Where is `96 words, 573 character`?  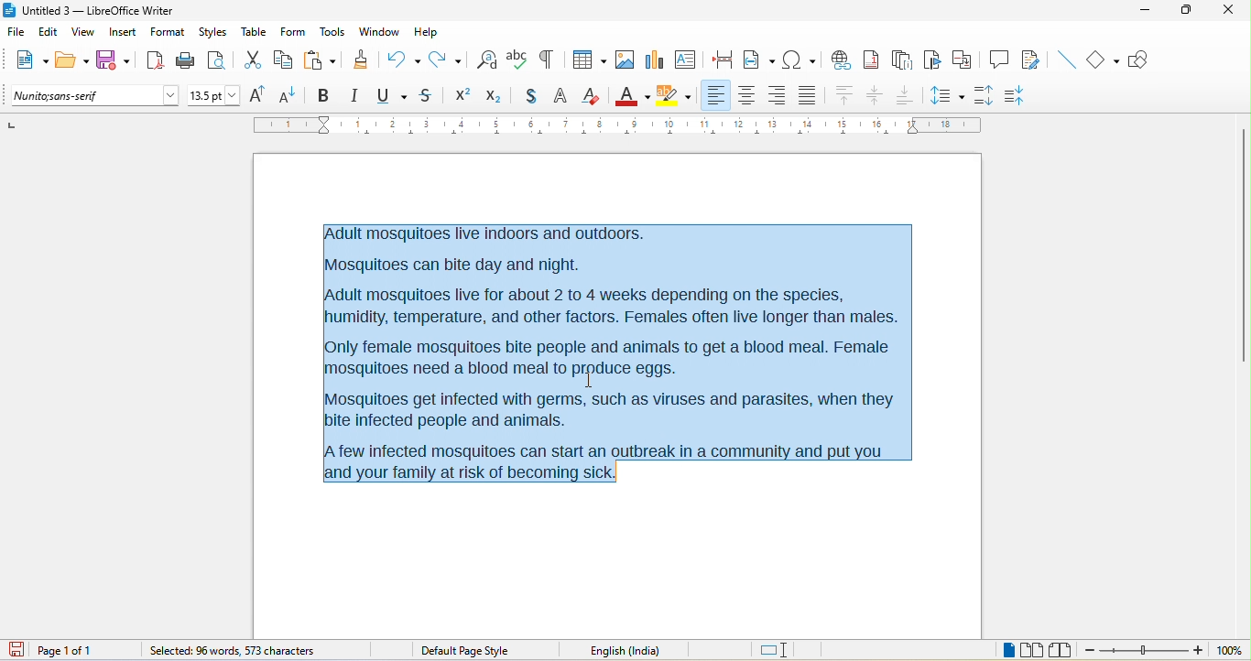 96 words, 573 character is located at coordinates (231, 652).